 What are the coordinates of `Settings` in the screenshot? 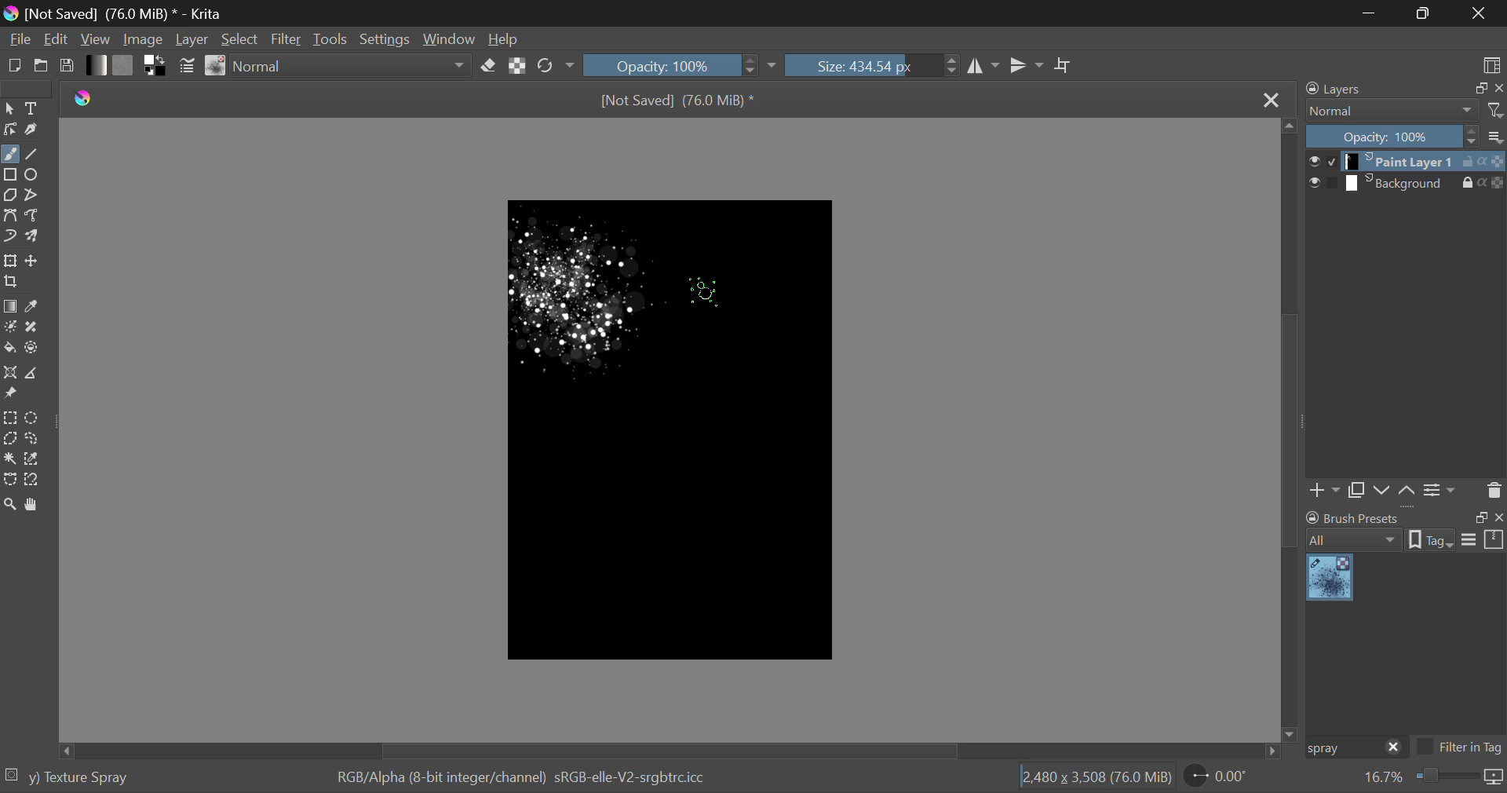 It's located at (1442, 491).